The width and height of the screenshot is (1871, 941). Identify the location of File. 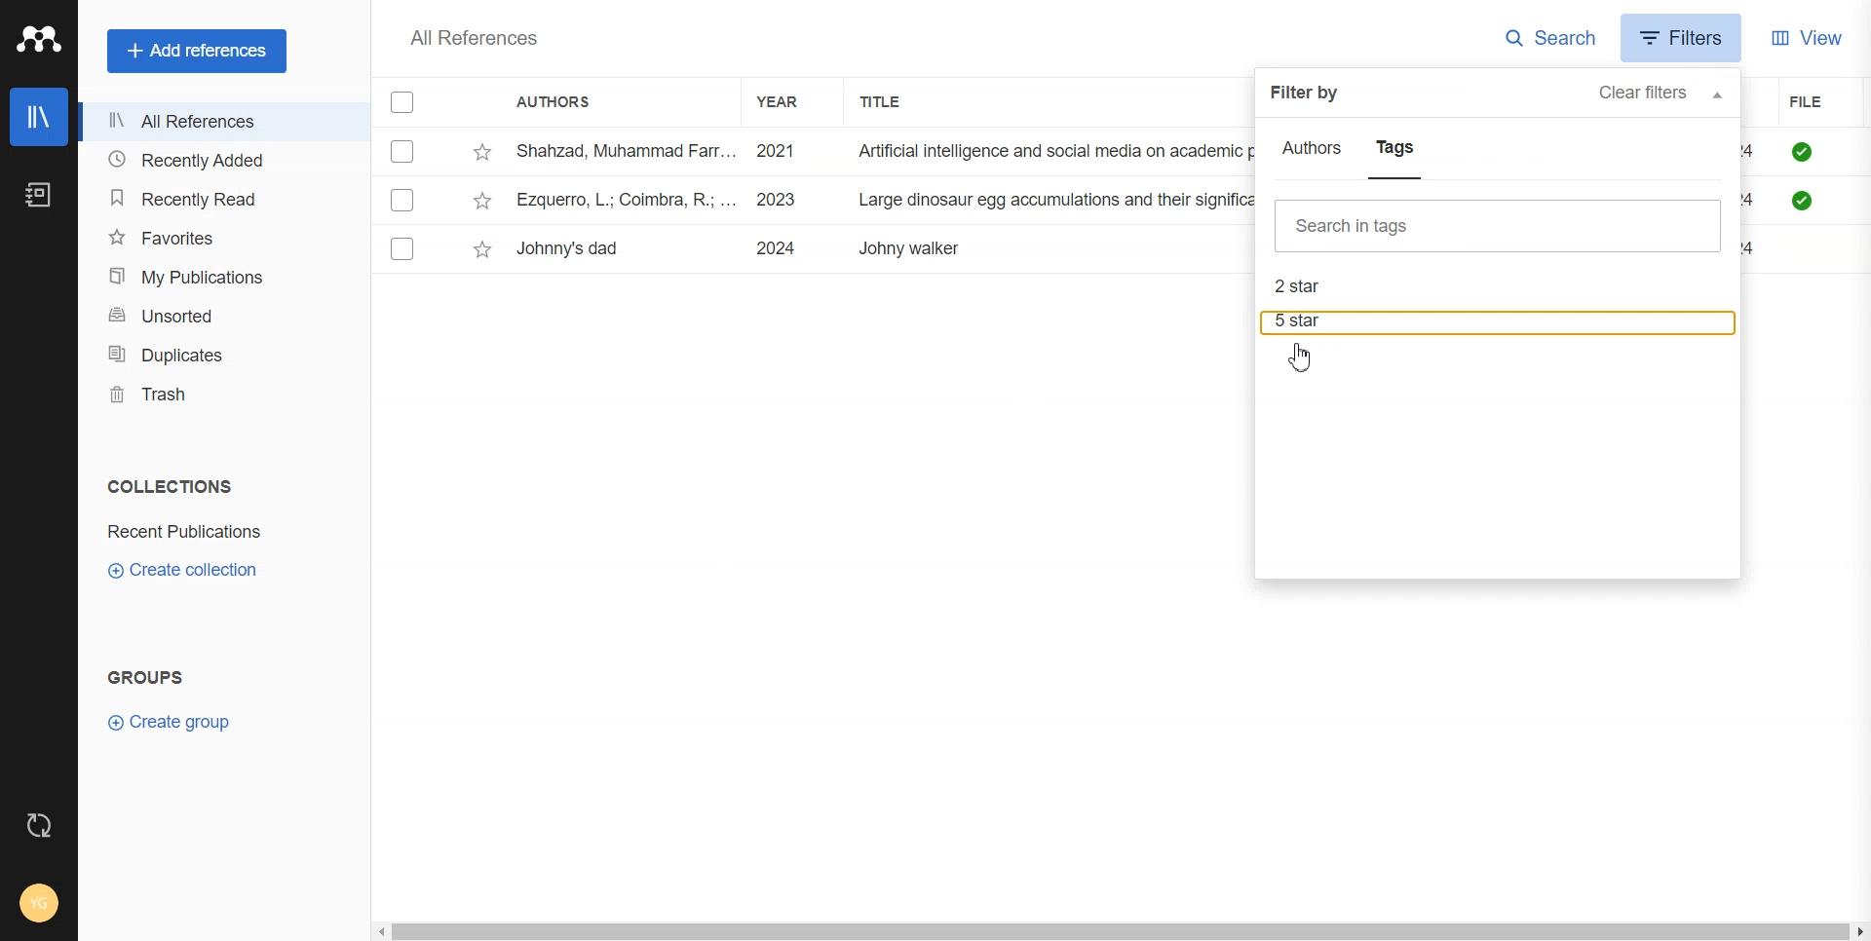
(1829, 102).